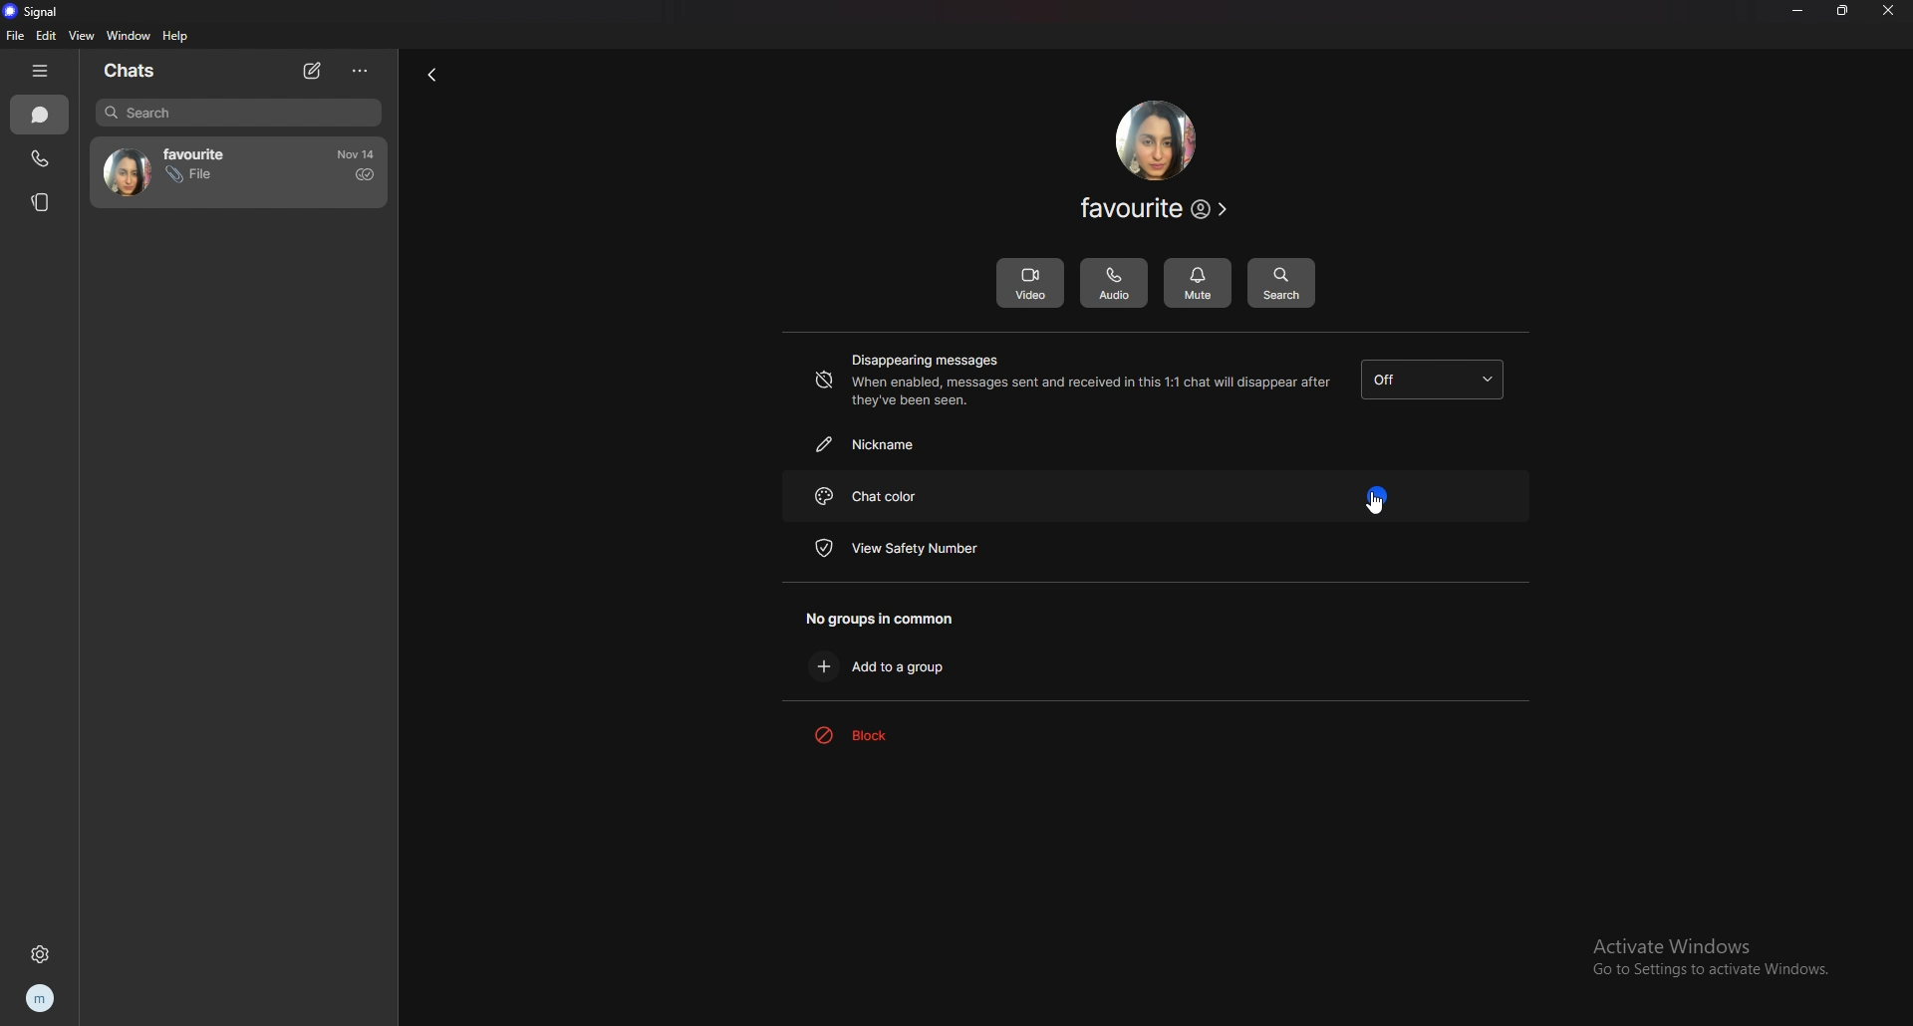  I want to click on minimize, so click(1795, 10).